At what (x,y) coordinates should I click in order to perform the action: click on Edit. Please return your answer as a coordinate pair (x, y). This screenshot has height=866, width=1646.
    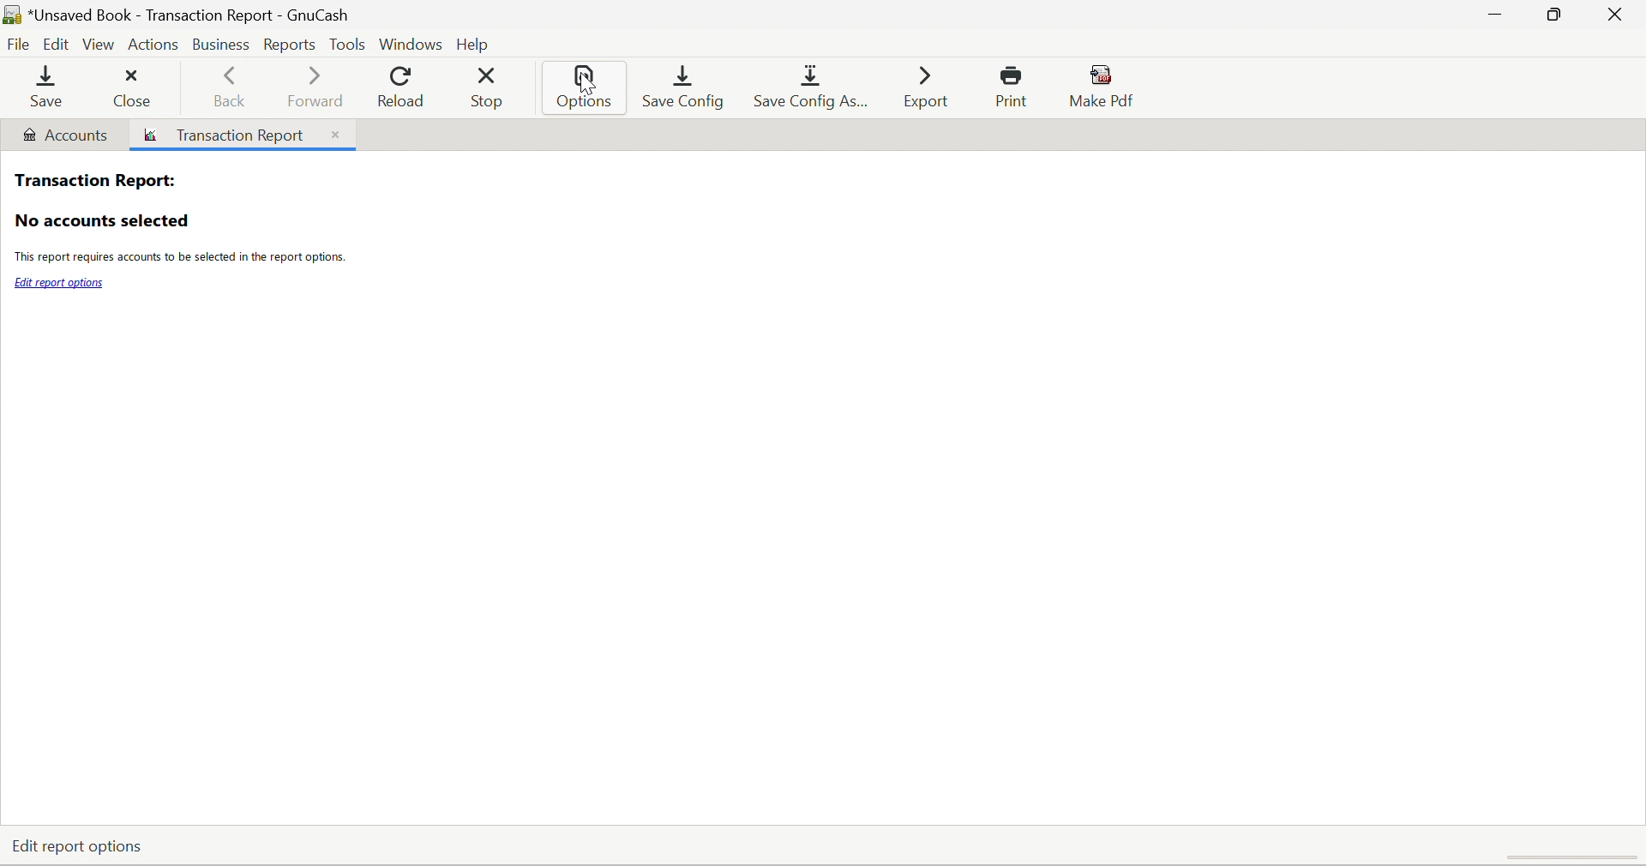
    Looking at the image, I should click on (58, 45).